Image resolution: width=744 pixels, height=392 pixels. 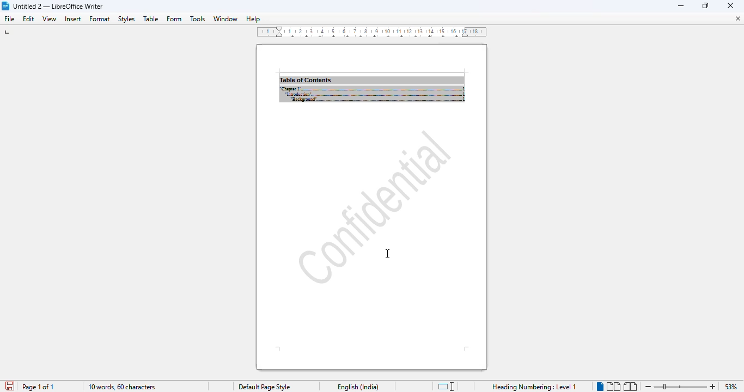 I want to click on page 1 of 1, so click(x=38, y=387).